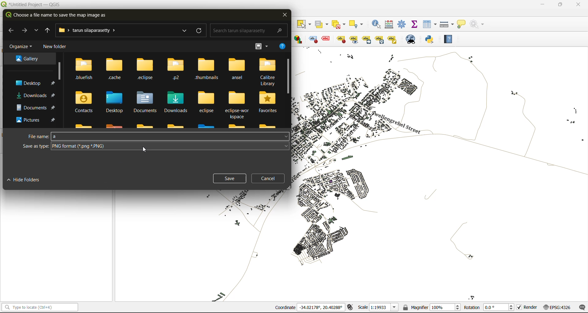  What do you see at coordinates (327, 39) in the screenshot?
I see `pin/unpin lable and diagram` at bounding box center [327, 39].